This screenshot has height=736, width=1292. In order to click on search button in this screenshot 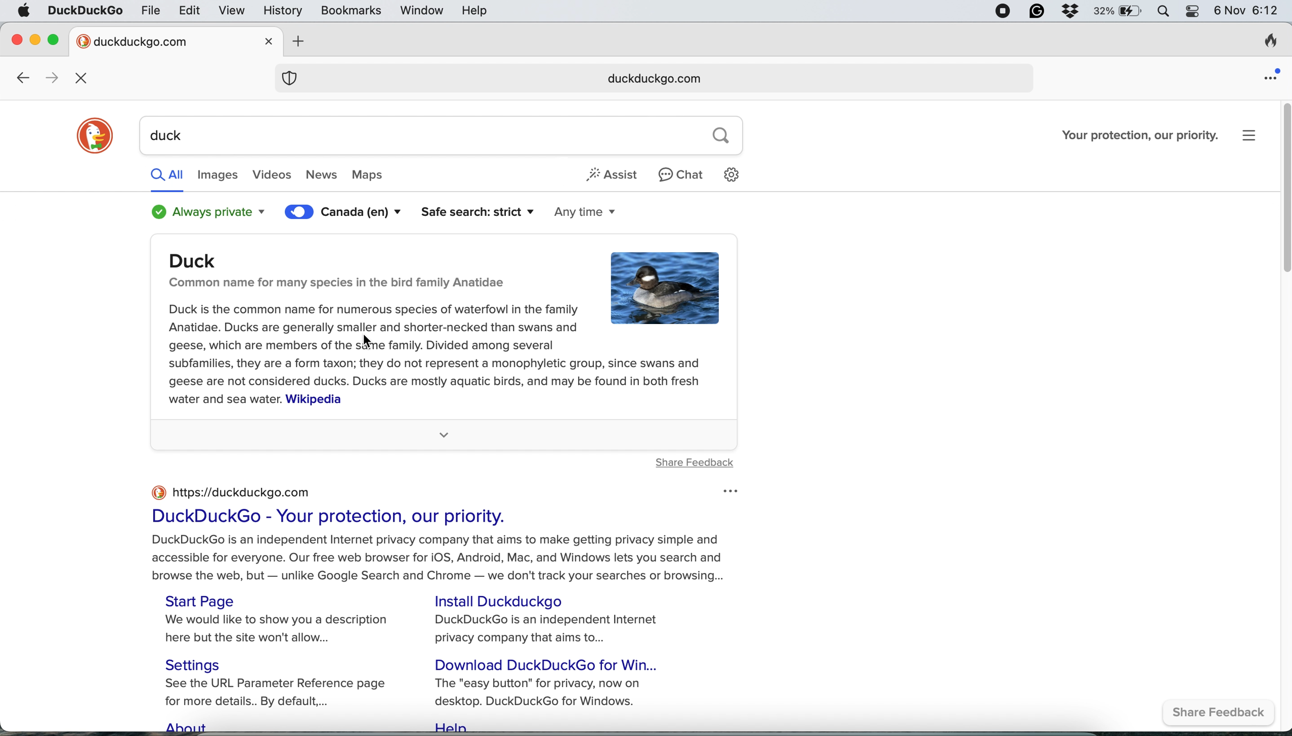, I will do `click(721, 136)`.